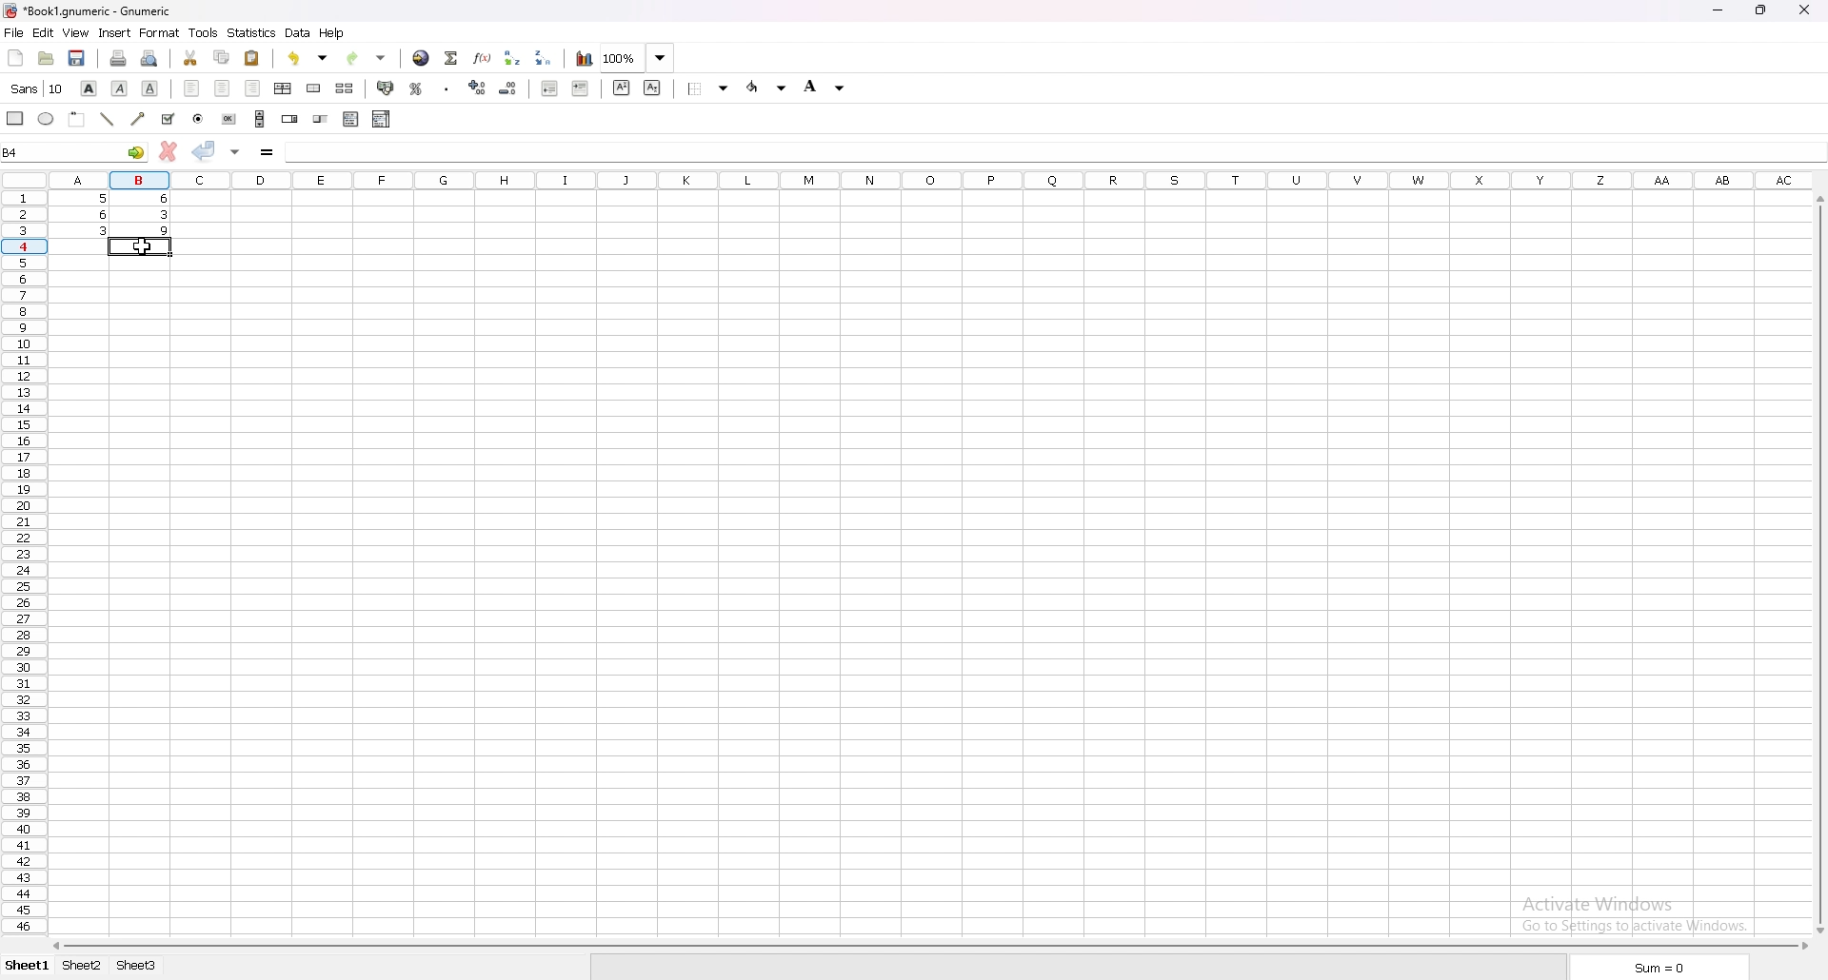 This screenshot has width=1828, height=980. Describe the element at coordinates (638, 56) in the screenshot. I see `zoom` at that location.